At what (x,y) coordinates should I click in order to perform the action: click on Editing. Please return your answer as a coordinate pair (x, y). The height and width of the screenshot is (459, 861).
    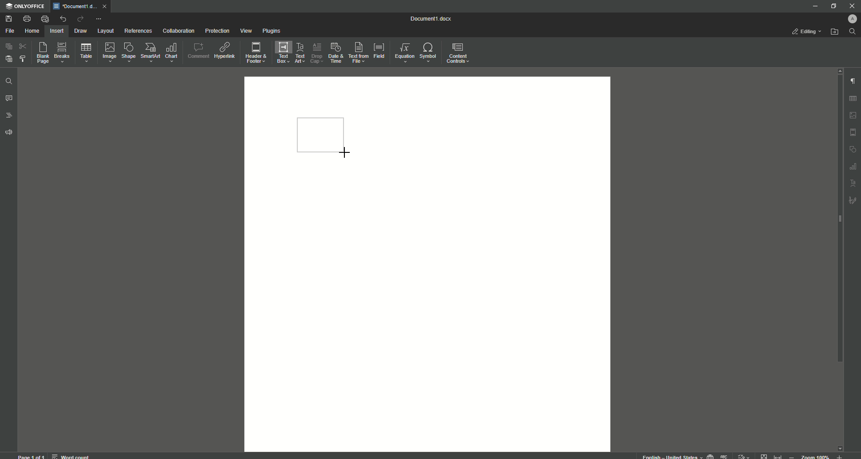
    Looking at the image, I should click on (808, 31).